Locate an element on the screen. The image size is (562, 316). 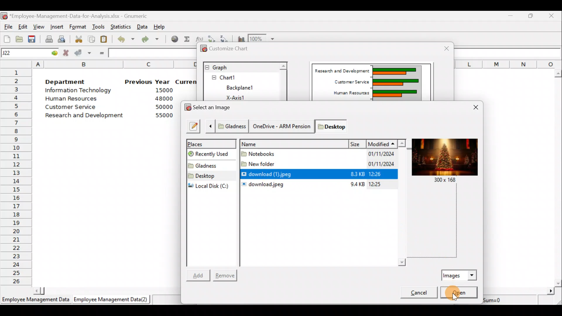
Close is located at coordinates (443, 48).